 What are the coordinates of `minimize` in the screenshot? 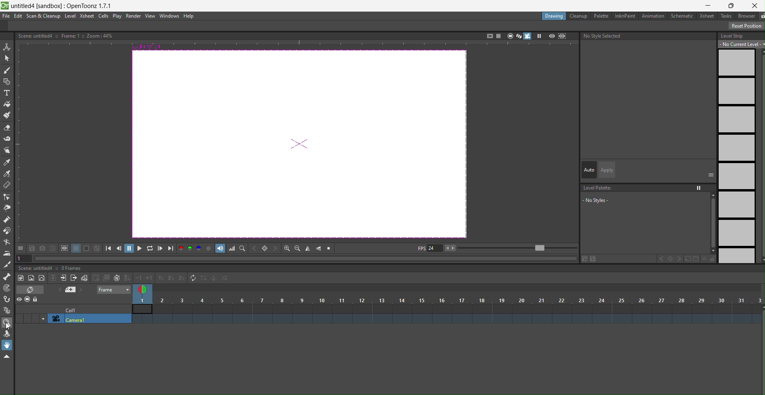 It's located at (709, 5).